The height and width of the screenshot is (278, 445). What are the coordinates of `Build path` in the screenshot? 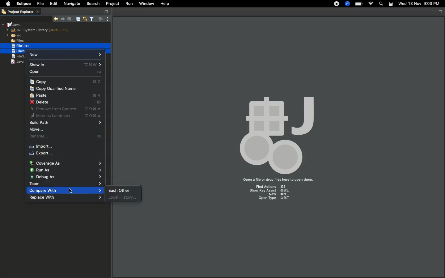 It's located at (66, 122).